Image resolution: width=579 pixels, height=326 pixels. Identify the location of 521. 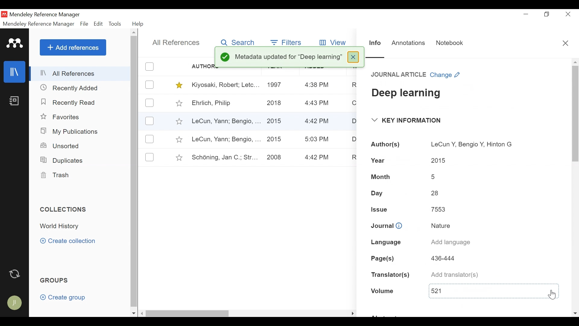
(482, 290).